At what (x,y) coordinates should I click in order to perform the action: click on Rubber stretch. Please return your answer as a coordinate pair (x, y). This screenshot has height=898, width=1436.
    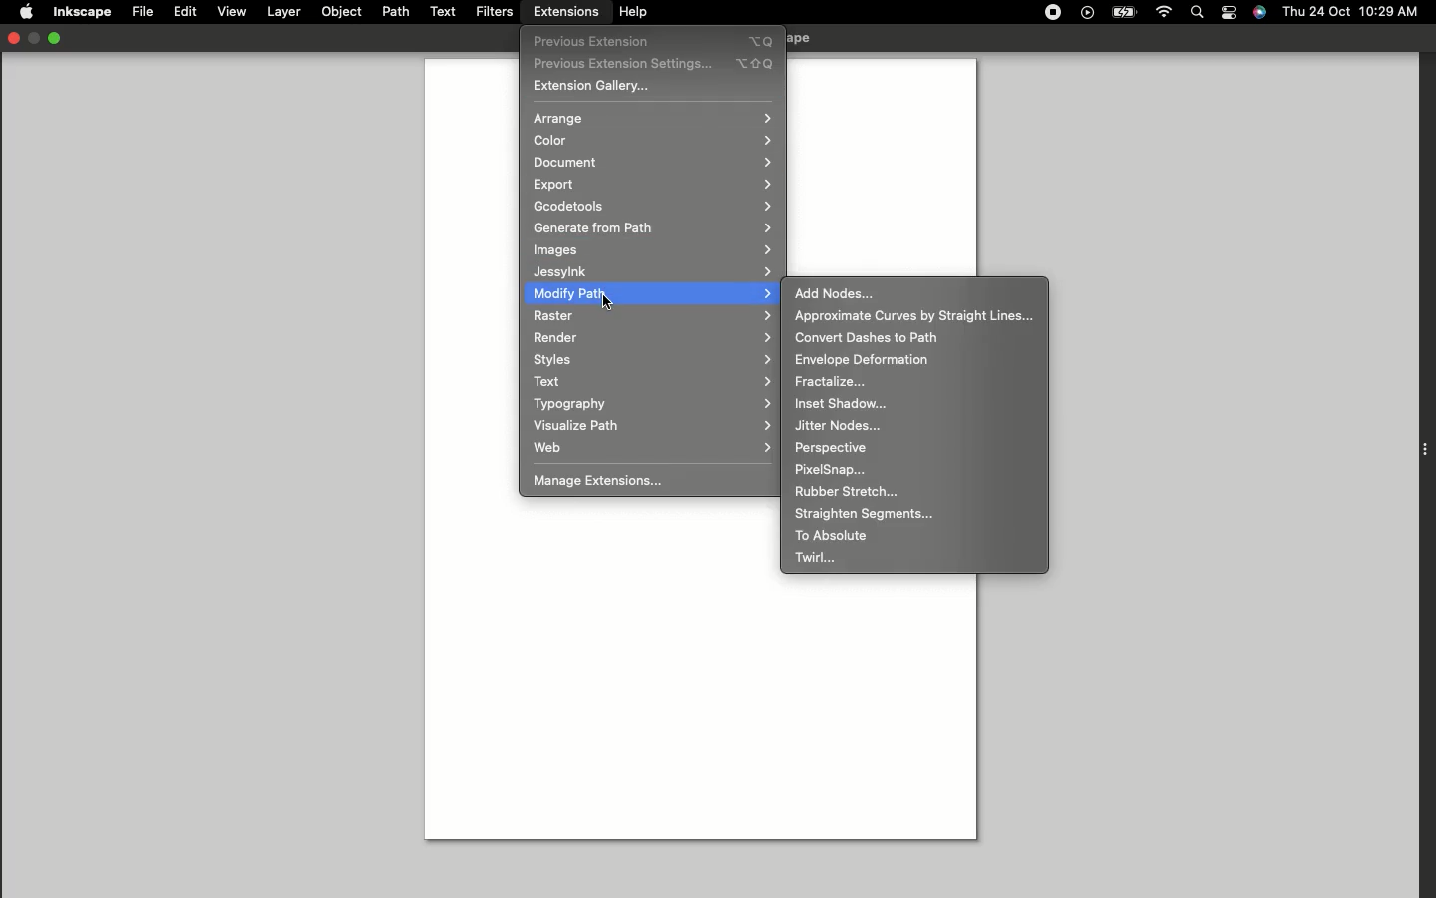
    Looking at the image, I should click on (855, 491).